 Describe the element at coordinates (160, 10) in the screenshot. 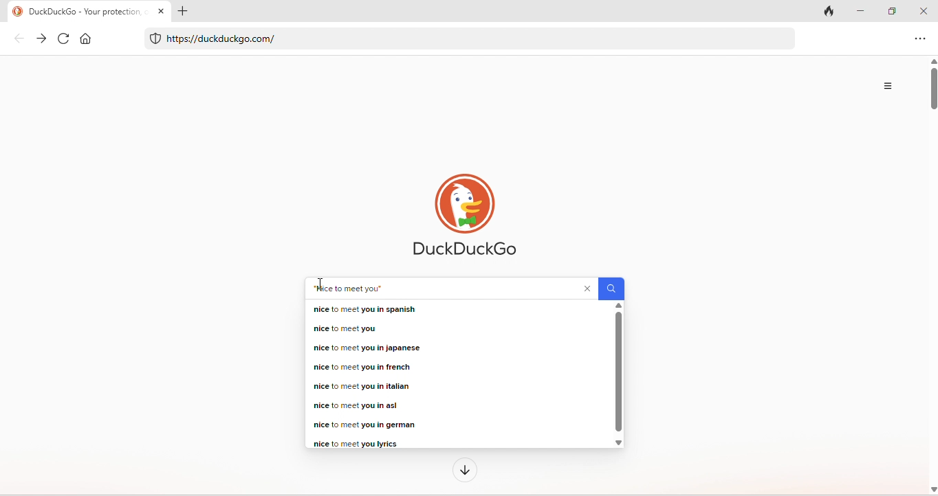

I see `close` at that location.